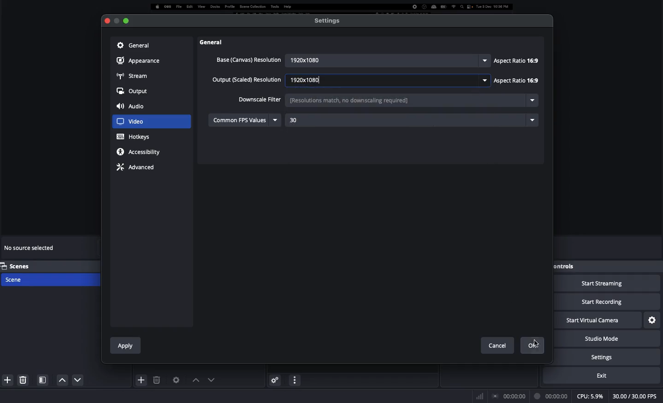  What do you see at coordinates (590, 397) in the screenshot?
I see `CPU` at bounding box center [590, 397].